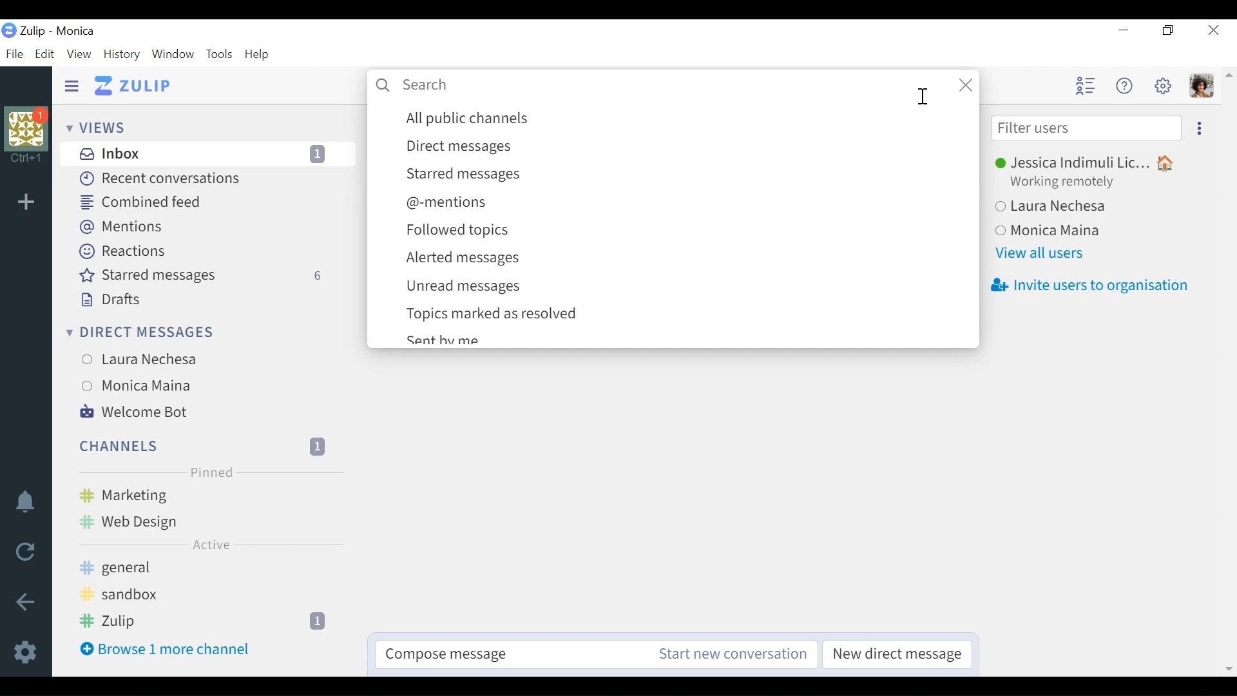 This screenshot has height=696, width=1237. What do you see at coordinates (211, 153) in the screenshot?
I see `Inbox` at bounding box center [211, 153].